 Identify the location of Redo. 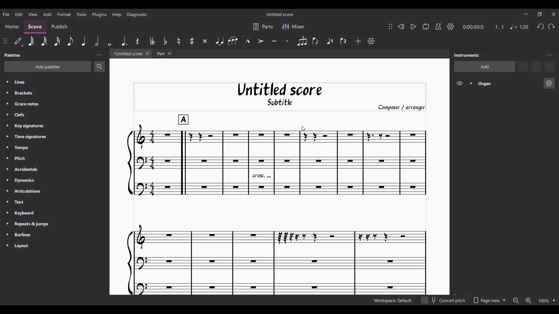
(551, 26).